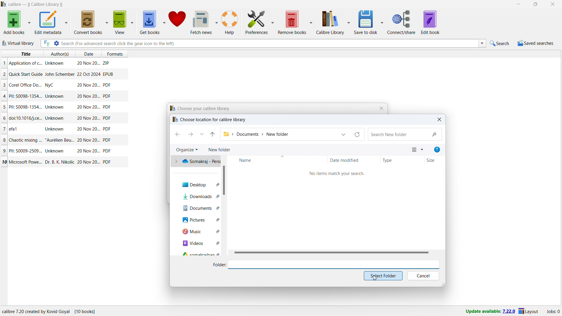 This screenshot has width=562, height=316. What do you see at coordinates (25, 140) in the screenshot?
I see `Title` at bounding box center [25, 140].